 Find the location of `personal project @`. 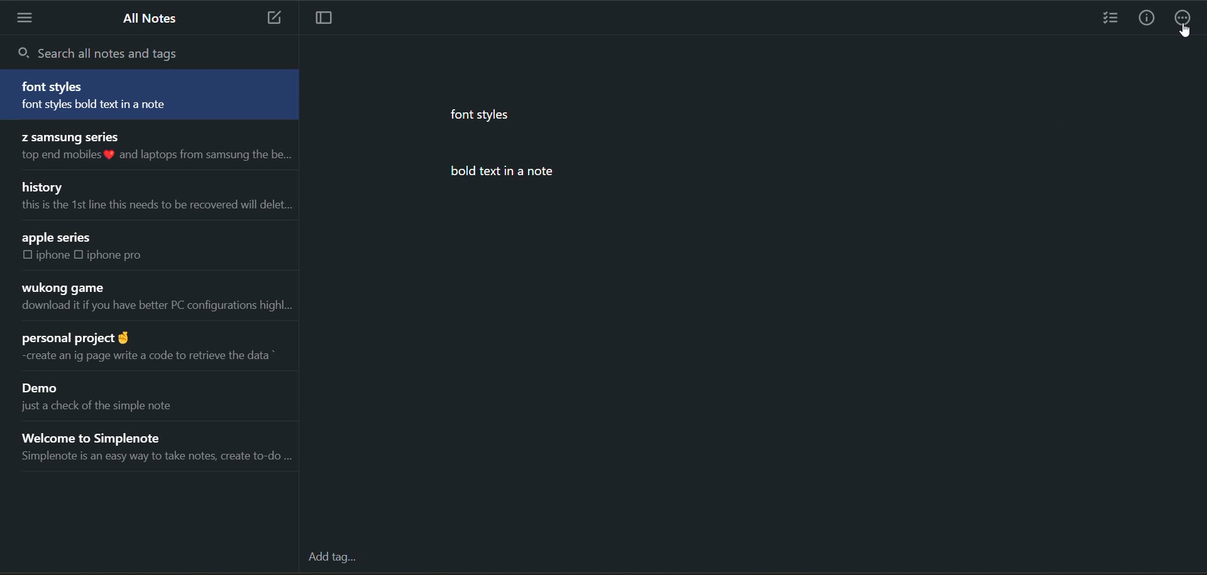

personal project @ is located at coordinates (74, 335).